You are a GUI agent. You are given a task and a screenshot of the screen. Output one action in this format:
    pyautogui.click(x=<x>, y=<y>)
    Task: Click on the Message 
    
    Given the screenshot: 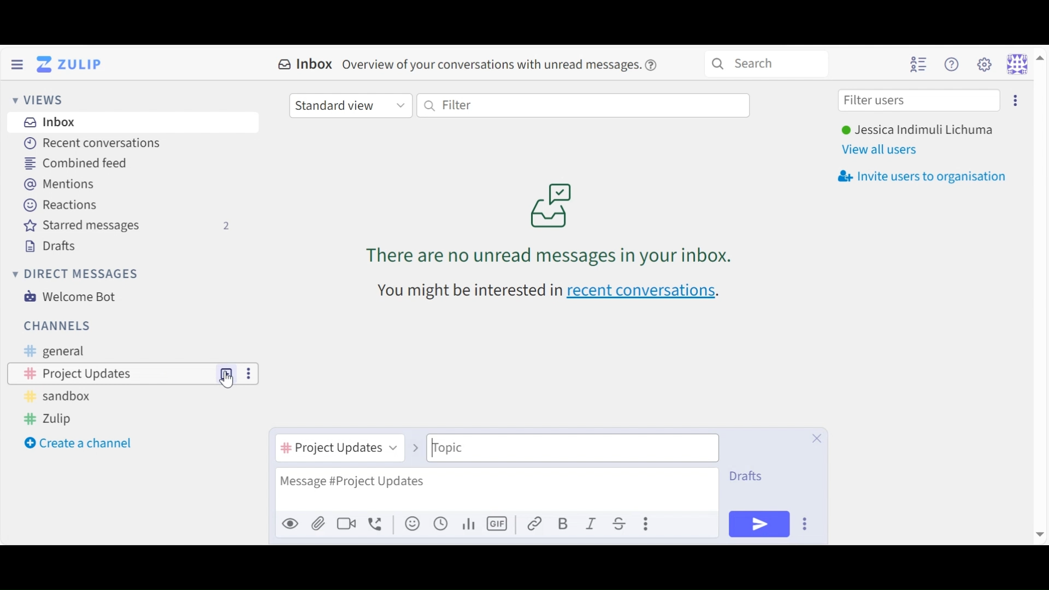 What is the action you would take?
    pyautogui.click(x=496, y=488)
    